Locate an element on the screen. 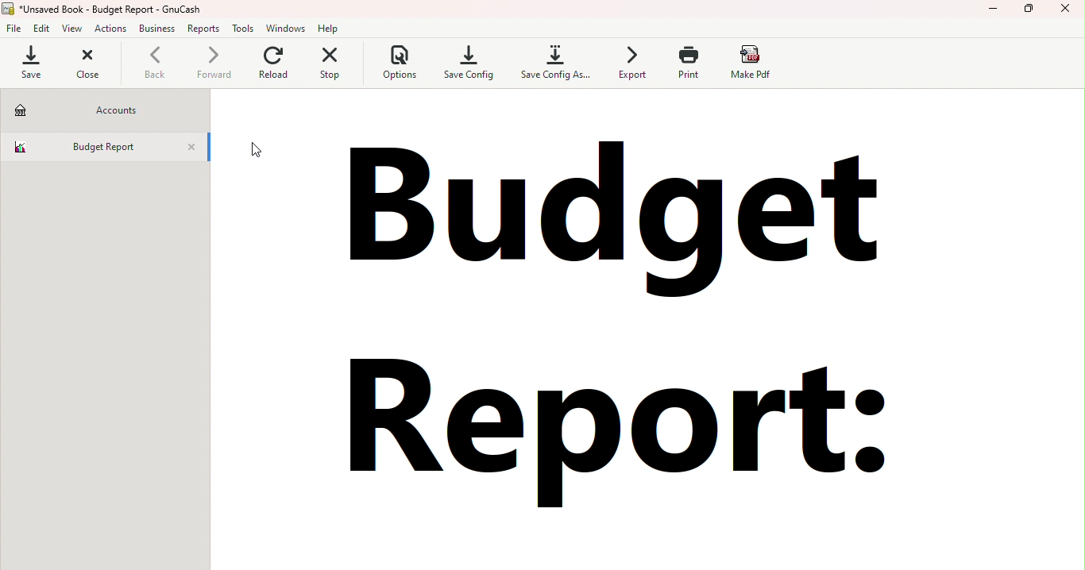 The height and width of the screenshot is (570, 1085). Minimize is located at coordinates (994, 12).